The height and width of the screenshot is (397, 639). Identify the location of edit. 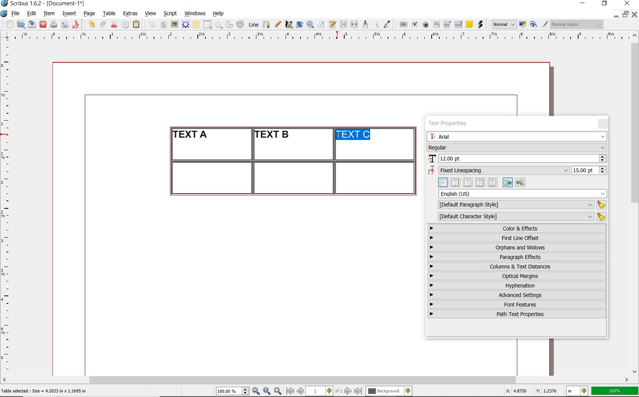
(32, 13).